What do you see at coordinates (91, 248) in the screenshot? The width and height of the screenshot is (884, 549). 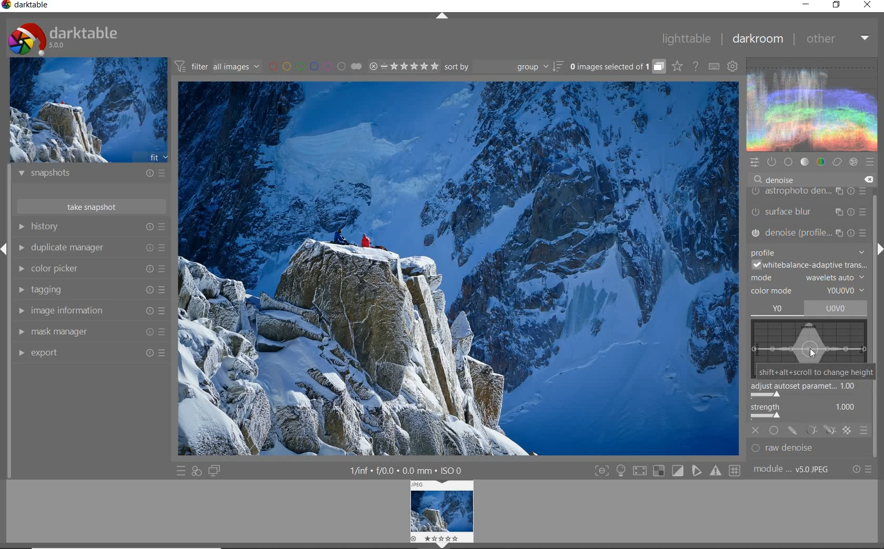 I see `duplicate manager` at bounding box center [91, 248].